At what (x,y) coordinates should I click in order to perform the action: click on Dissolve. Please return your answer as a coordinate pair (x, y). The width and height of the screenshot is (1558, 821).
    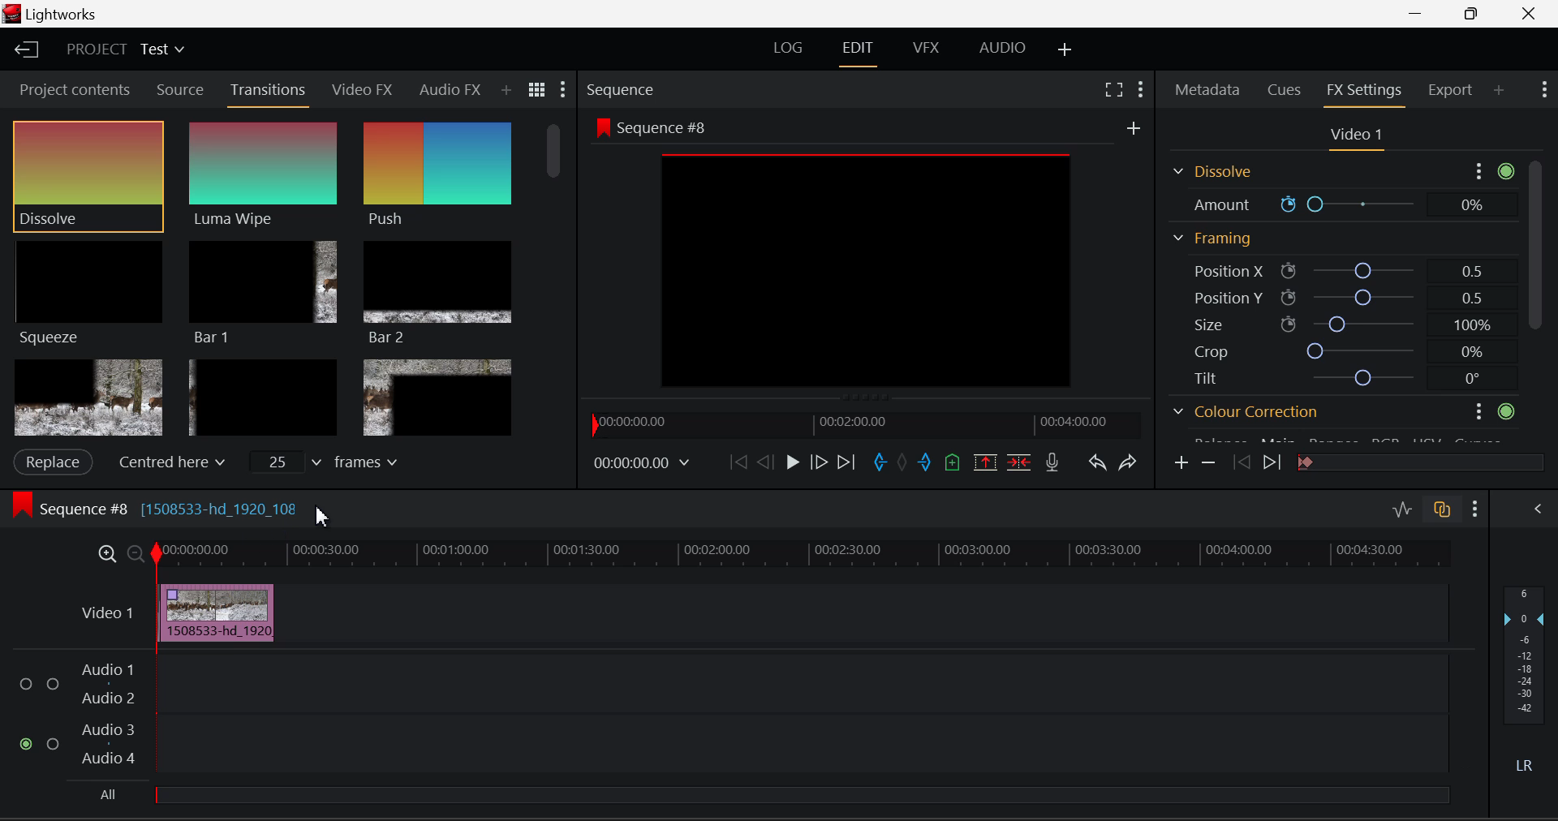
    Looking at the image, I should click on (1213, 173).